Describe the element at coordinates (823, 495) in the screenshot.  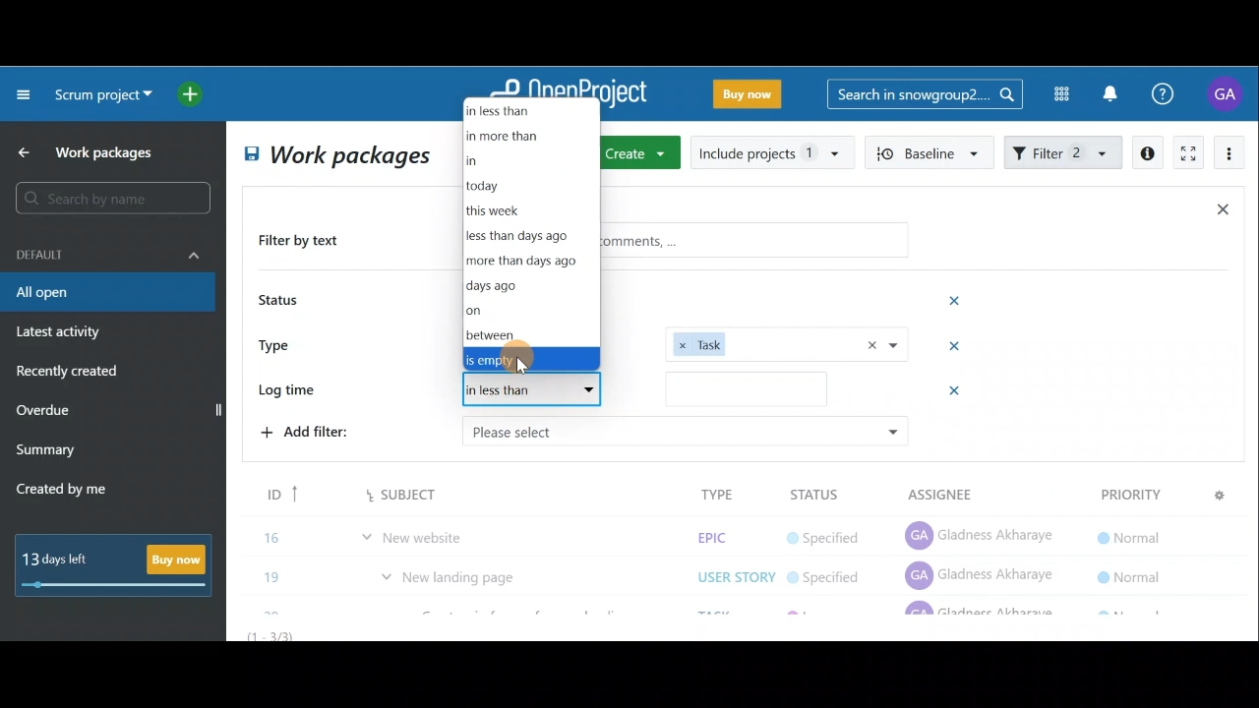
I see `specified` at that location.